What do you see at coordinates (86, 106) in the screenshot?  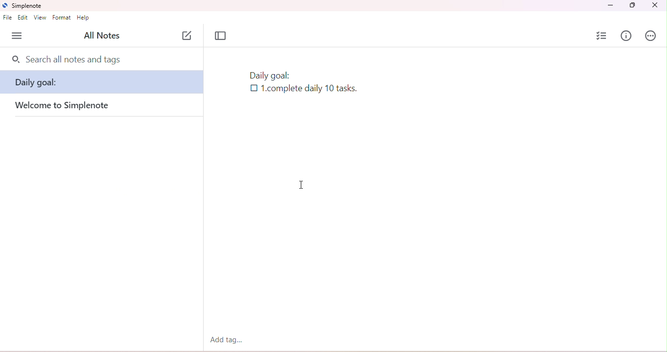 I see `welcome to simple note` at bounding box center [86, 106].